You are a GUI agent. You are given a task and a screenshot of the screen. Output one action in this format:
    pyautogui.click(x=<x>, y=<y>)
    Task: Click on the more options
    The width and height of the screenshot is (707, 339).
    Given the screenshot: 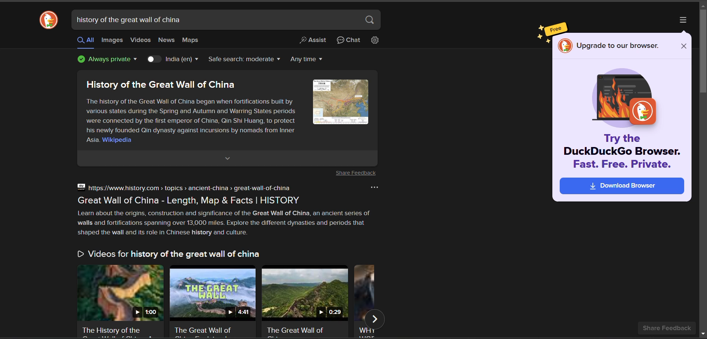 What is the action you would take?
    pyautogui.click(x=682, y=21)
    